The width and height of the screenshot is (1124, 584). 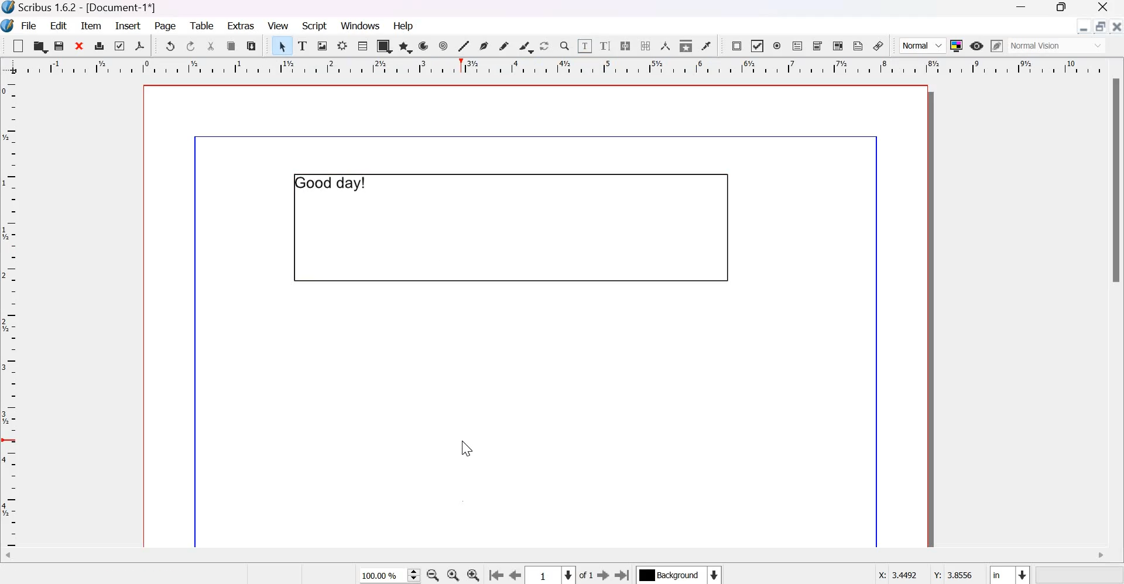 I want to click on cursor, so click(x=470, y=450).